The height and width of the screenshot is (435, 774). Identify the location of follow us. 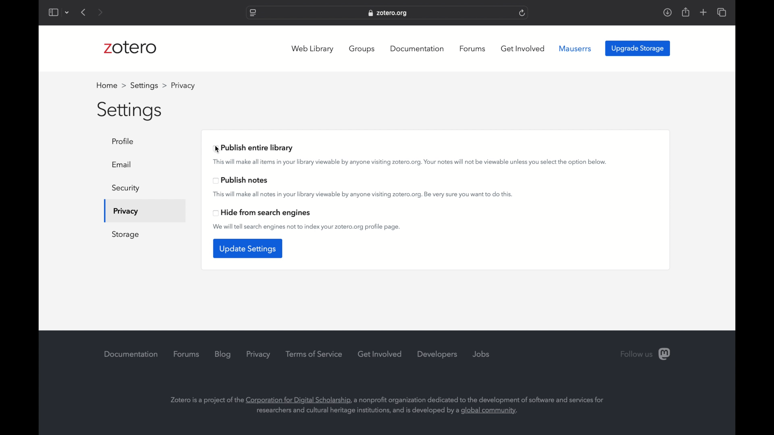
(645, 354).